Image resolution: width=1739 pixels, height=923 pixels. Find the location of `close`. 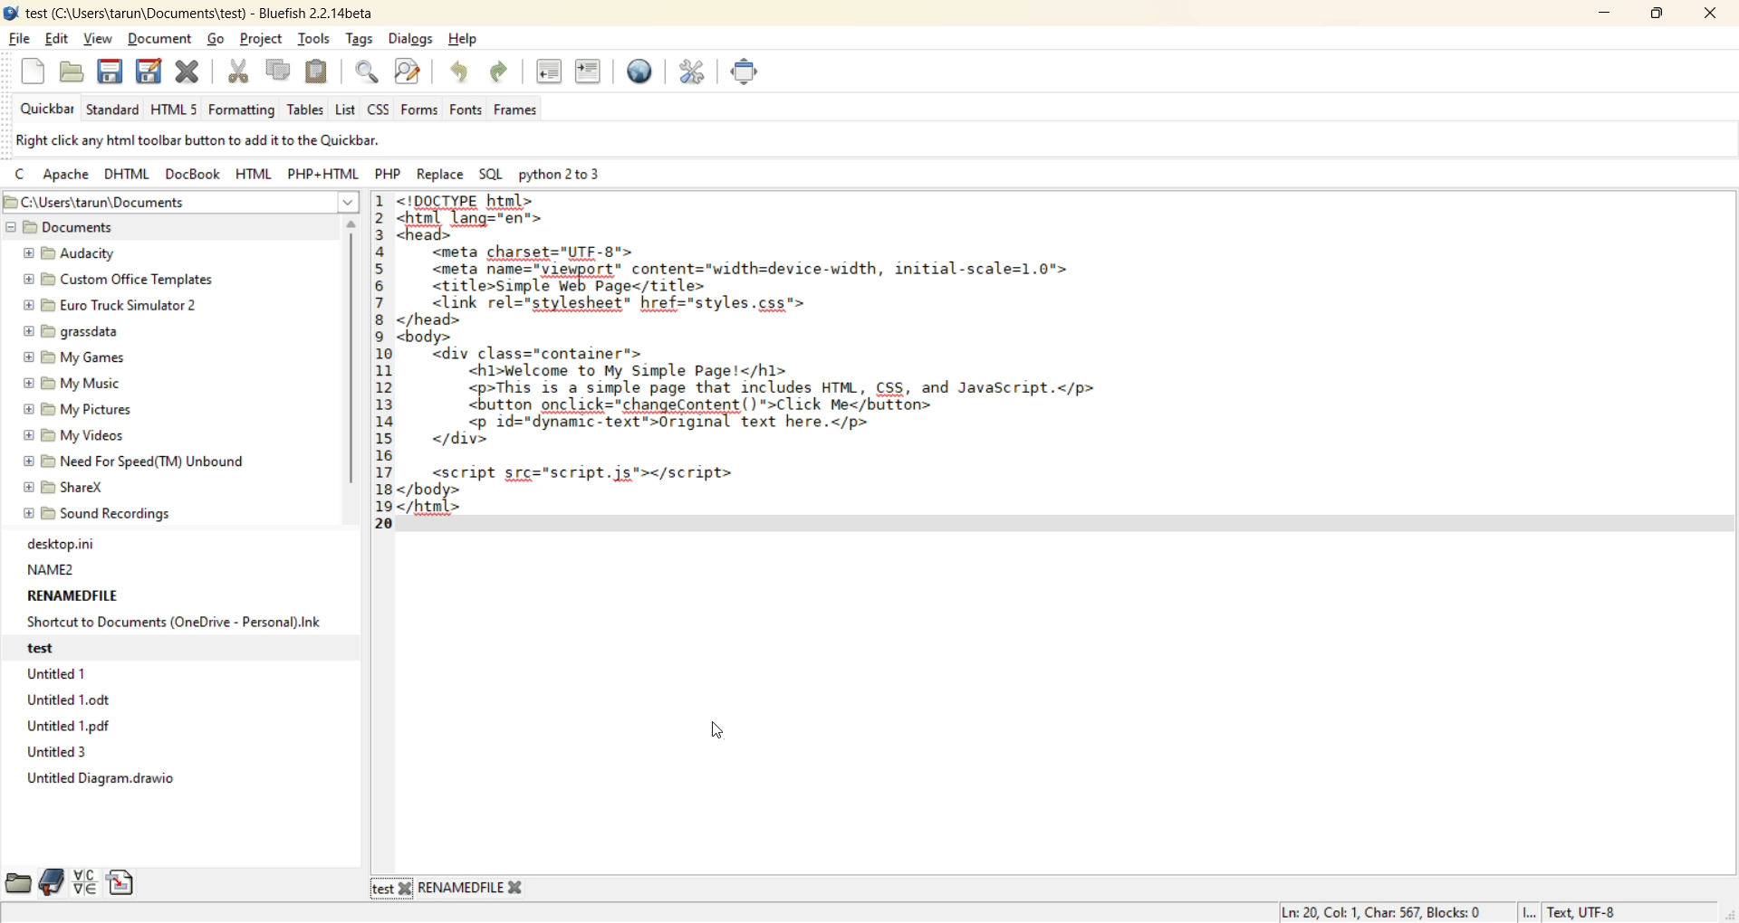

close is located at coordinates (405, 890).